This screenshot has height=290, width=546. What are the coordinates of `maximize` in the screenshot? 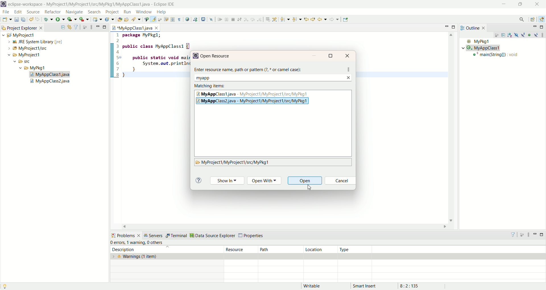 It's located at (455, 27).